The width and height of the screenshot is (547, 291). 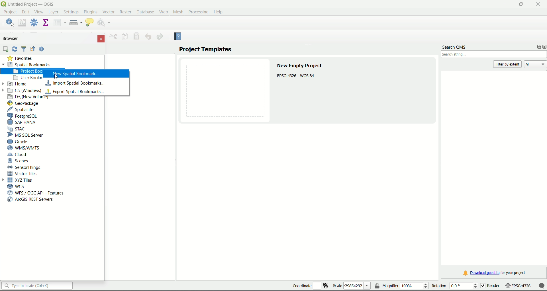 I want to click on Home, so click(x=18, y=84).